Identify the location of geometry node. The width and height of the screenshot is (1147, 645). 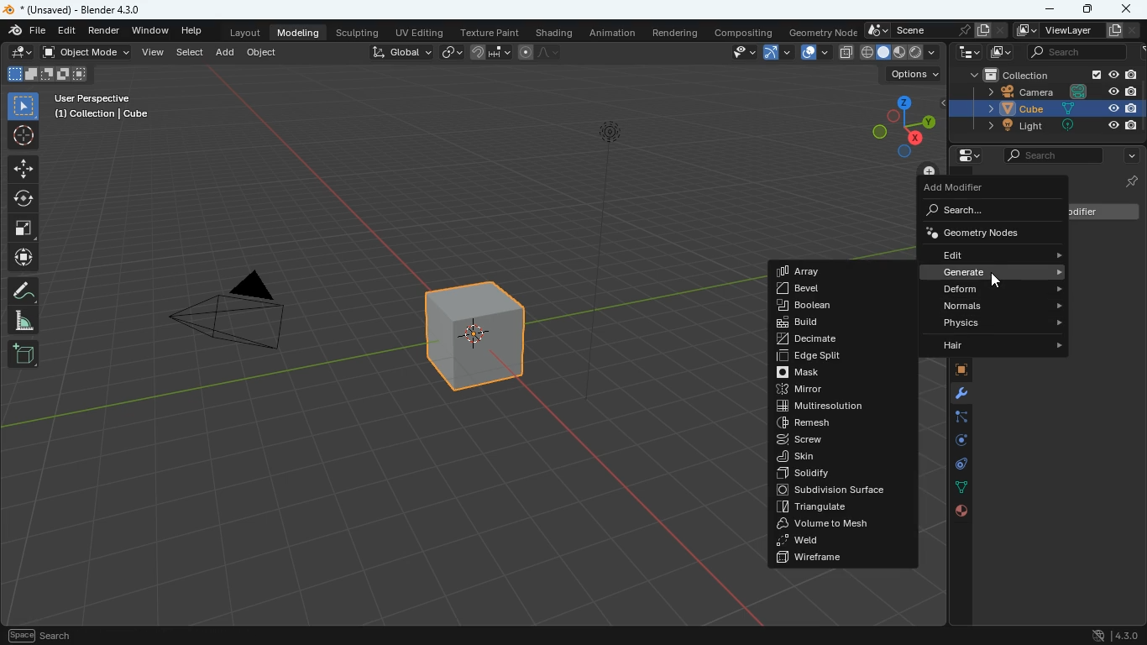
(818, 31).